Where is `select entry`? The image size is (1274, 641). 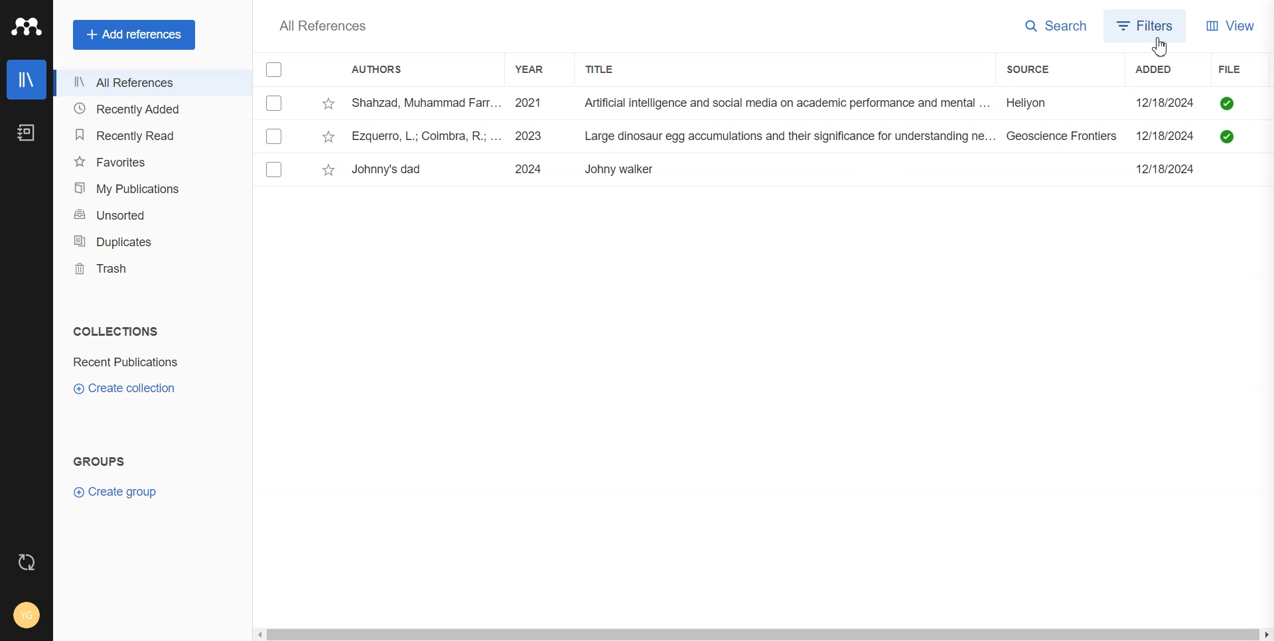 select entry is located at coordinates (274, 136).